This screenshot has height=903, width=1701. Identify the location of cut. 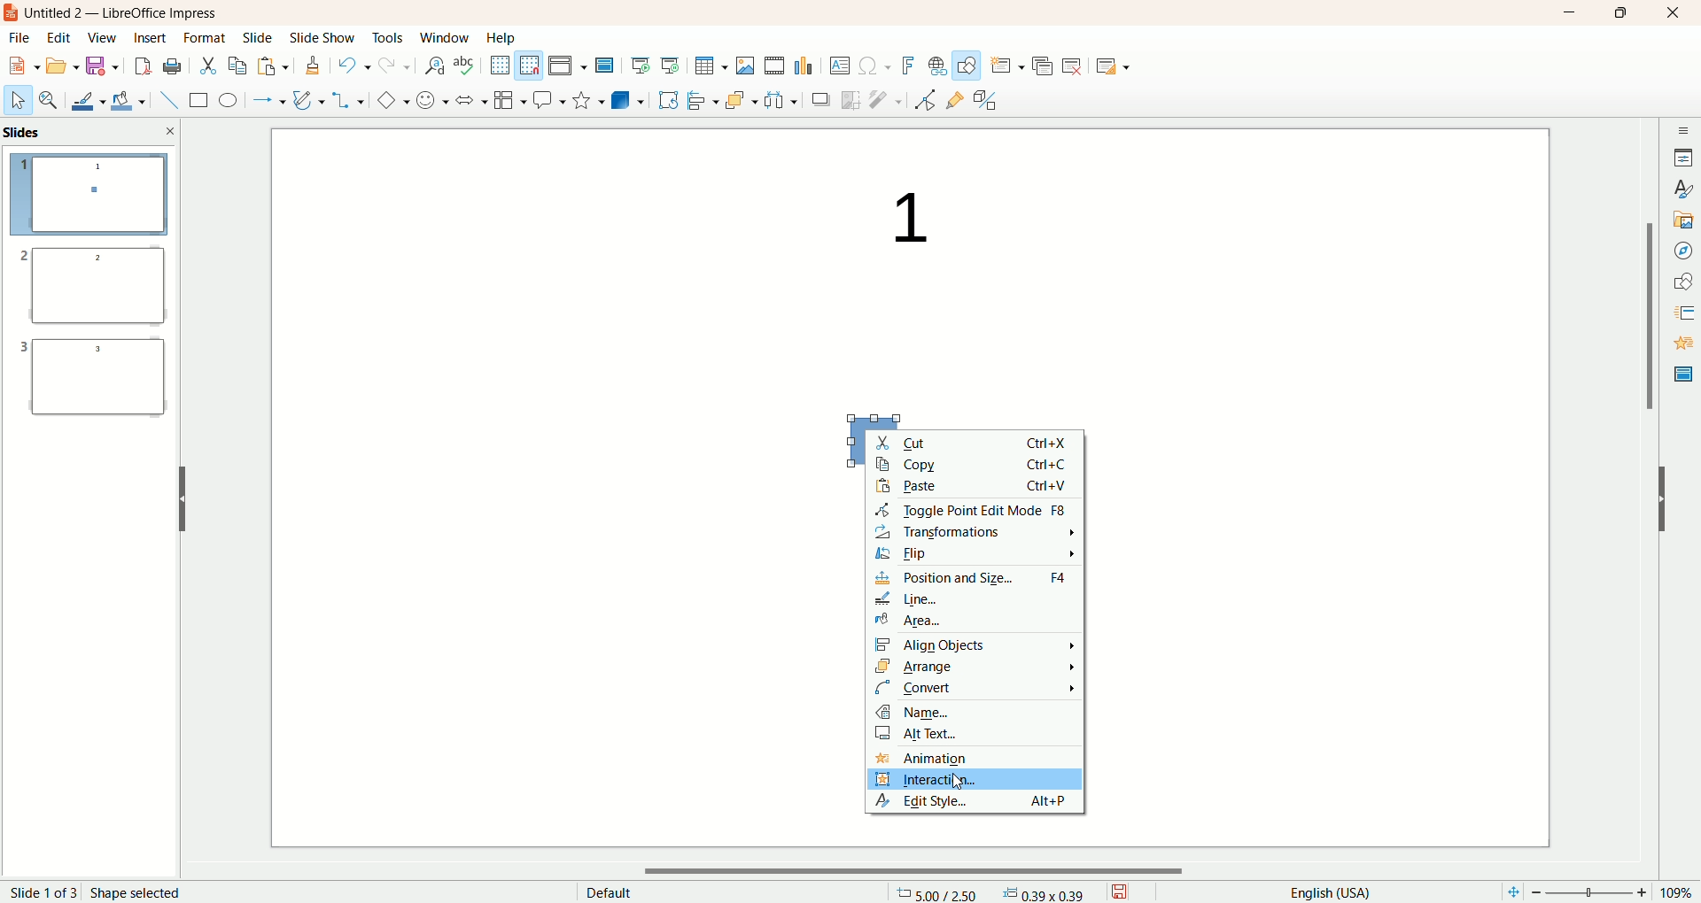
(209, 65).